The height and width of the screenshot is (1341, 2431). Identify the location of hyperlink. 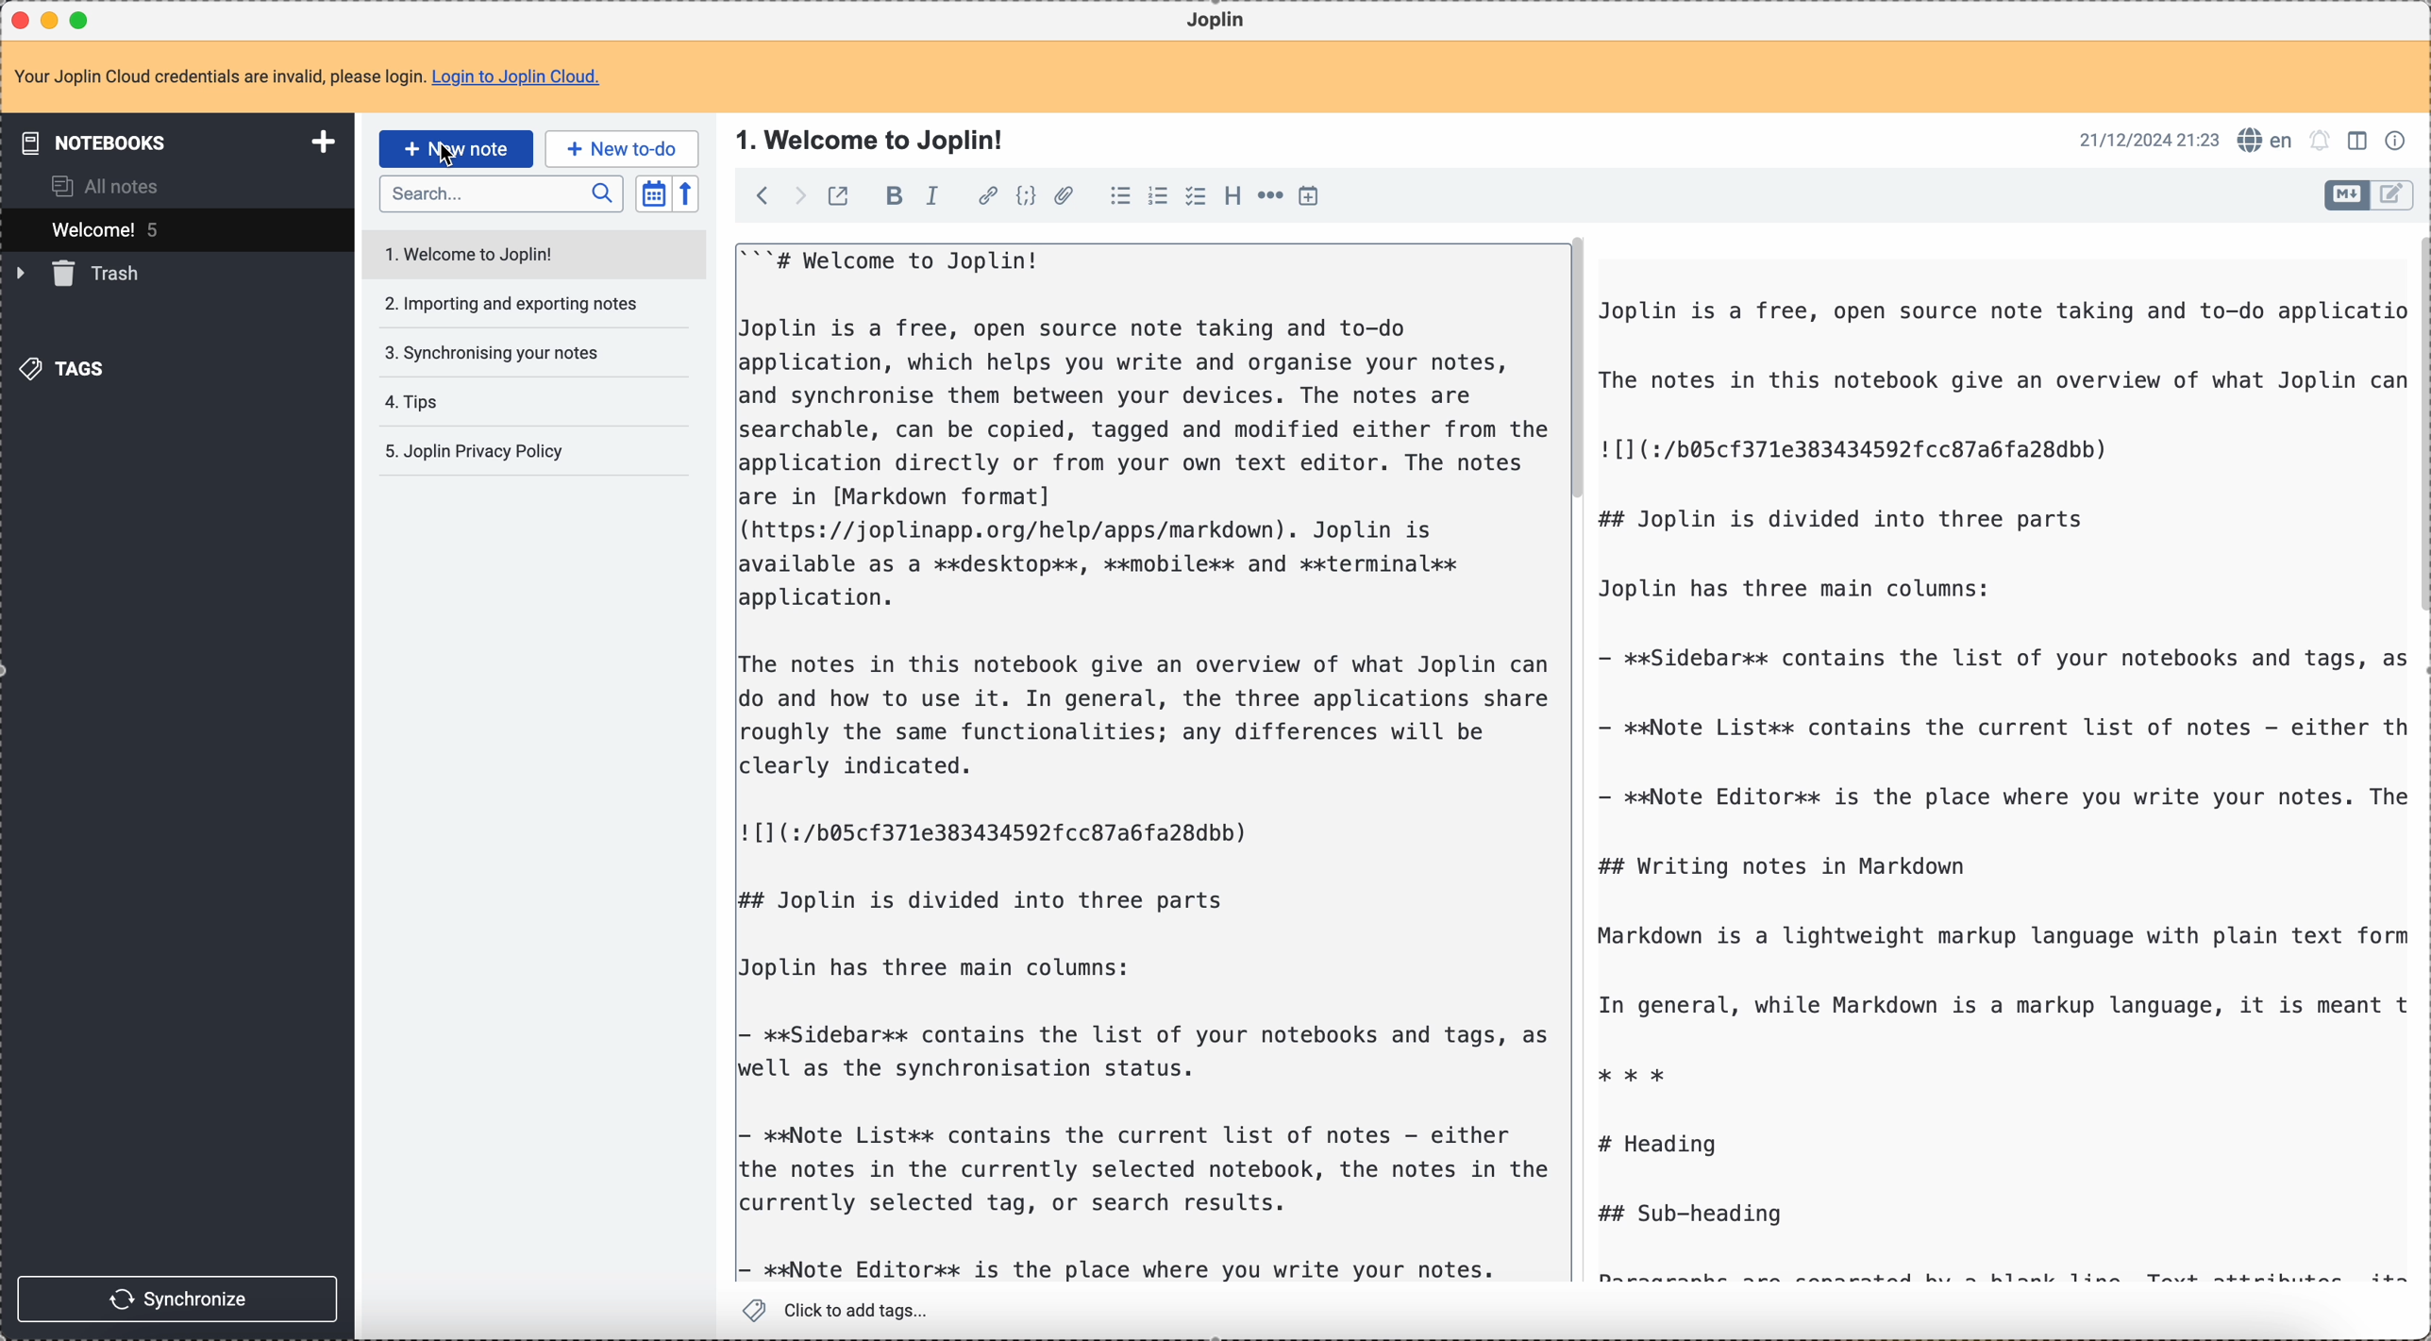
(988, 197).